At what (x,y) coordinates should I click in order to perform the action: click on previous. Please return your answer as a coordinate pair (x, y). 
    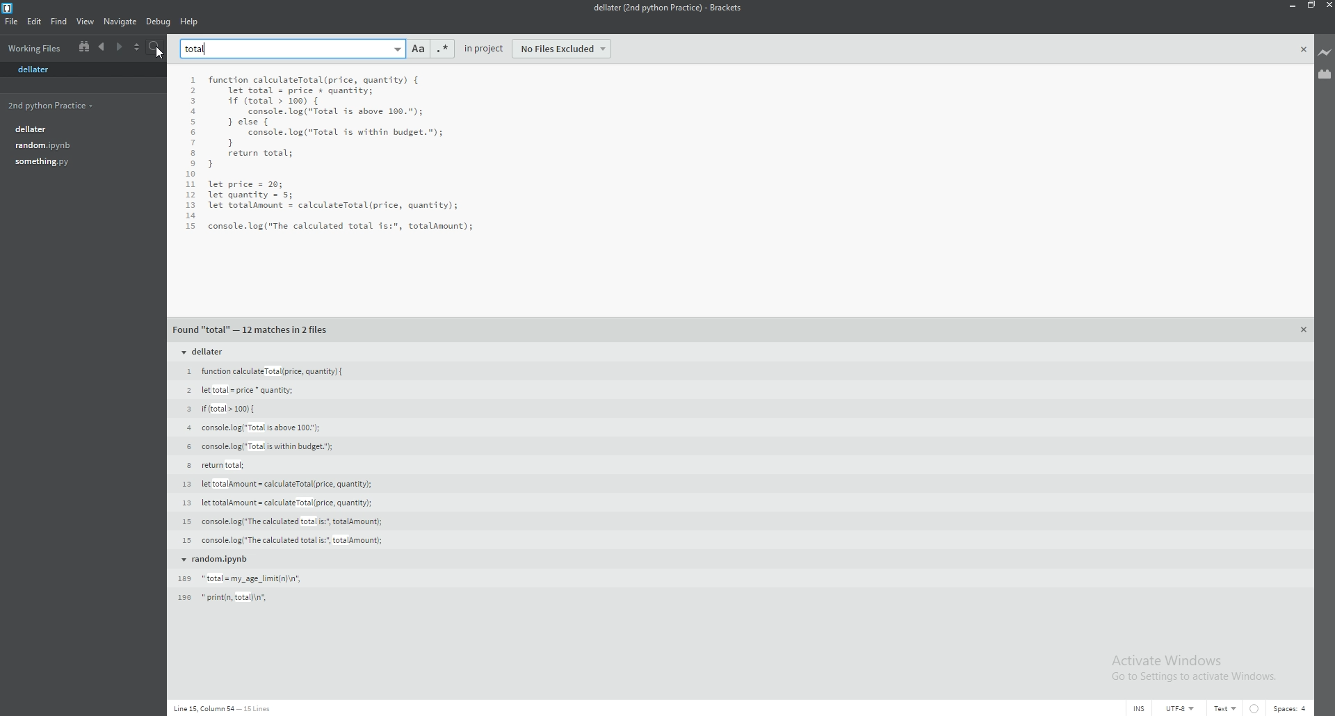
    Looking at the image, I should click on (101, 47).